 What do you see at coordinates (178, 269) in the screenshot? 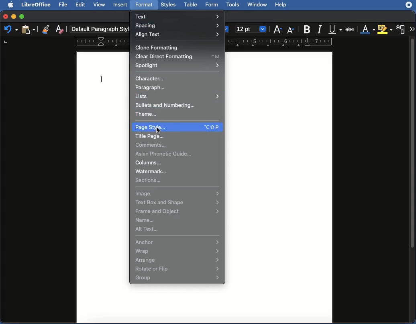
I see `Rotate or flip` at bounding box center [178, 269].